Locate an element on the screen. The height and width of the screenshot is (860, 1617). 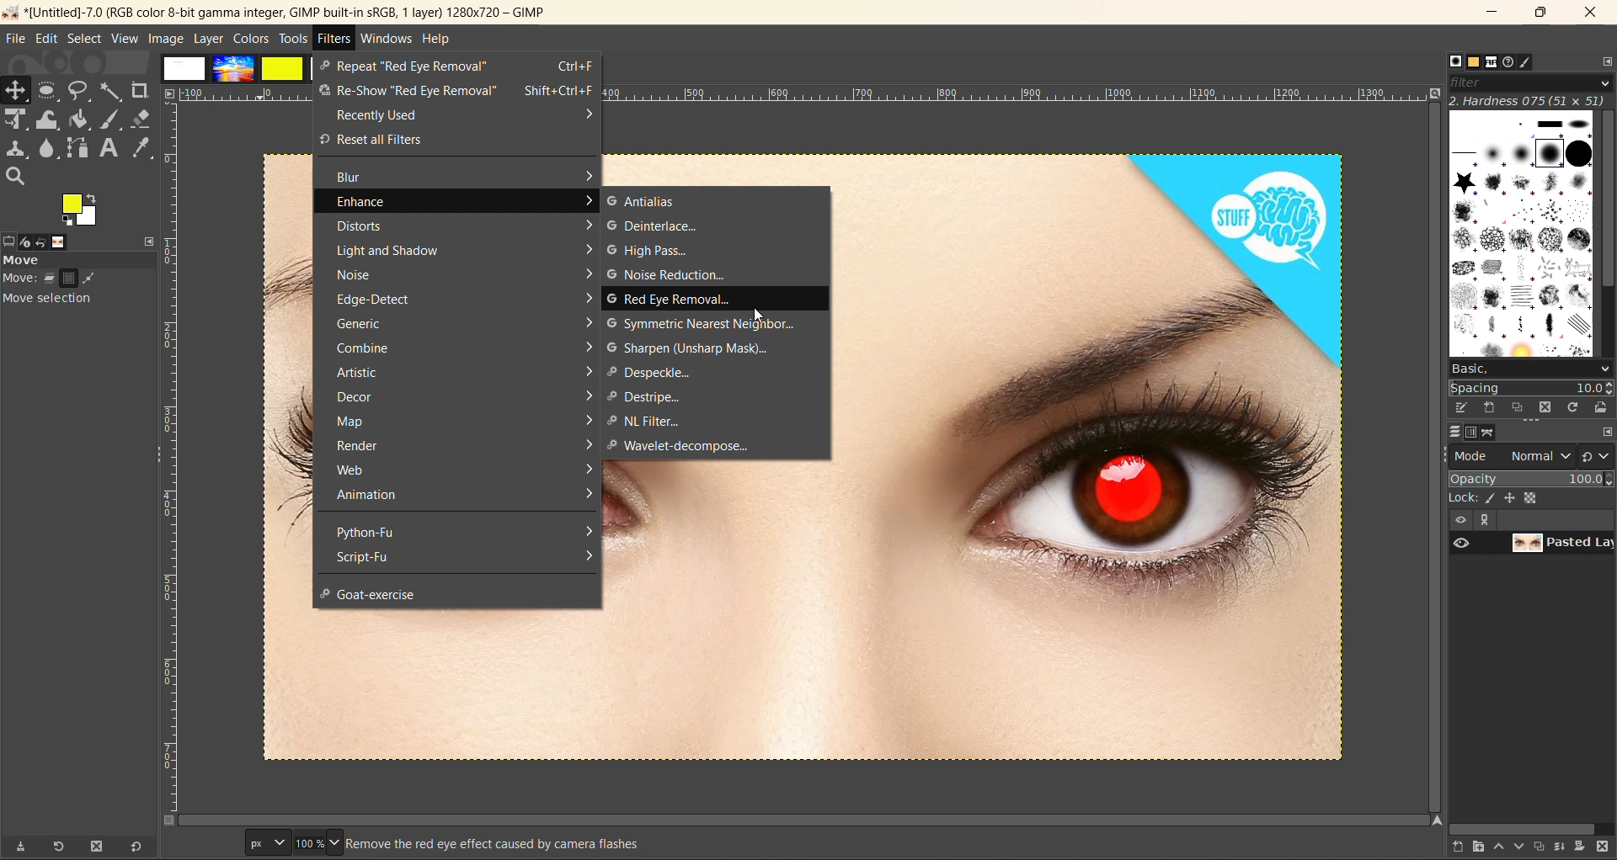
image is located at coordinates (163, 39).